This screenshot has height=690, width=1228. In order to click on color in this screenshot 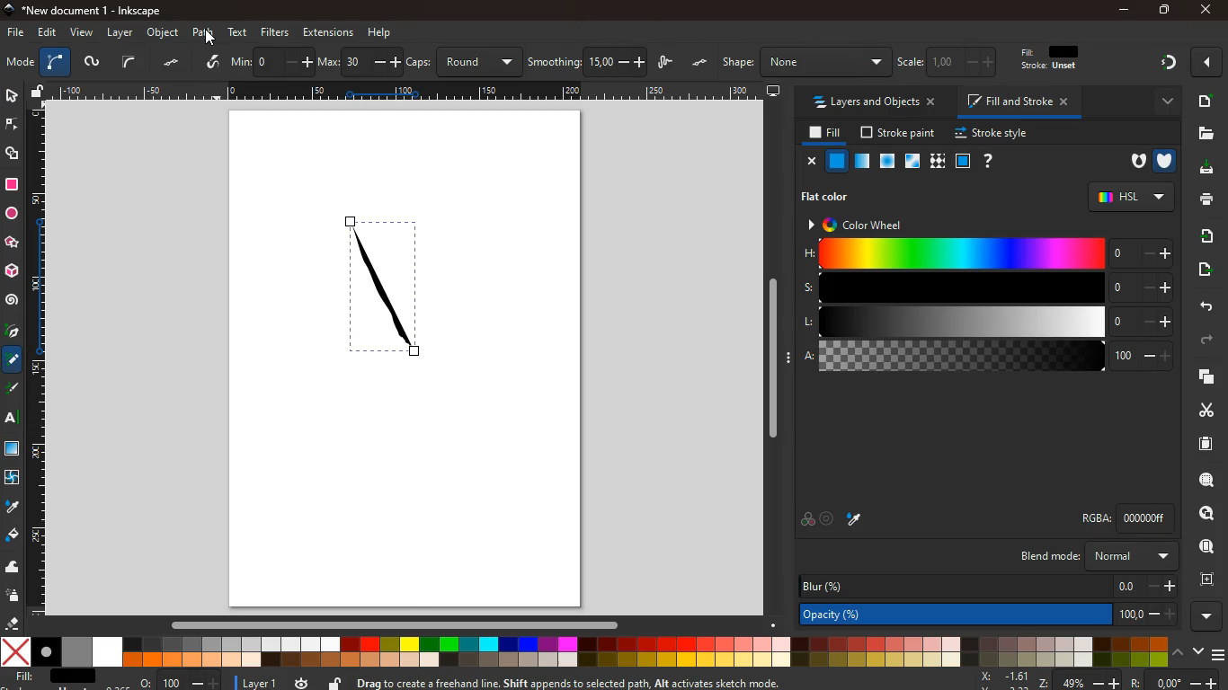, I will do `click(585, 653)`.